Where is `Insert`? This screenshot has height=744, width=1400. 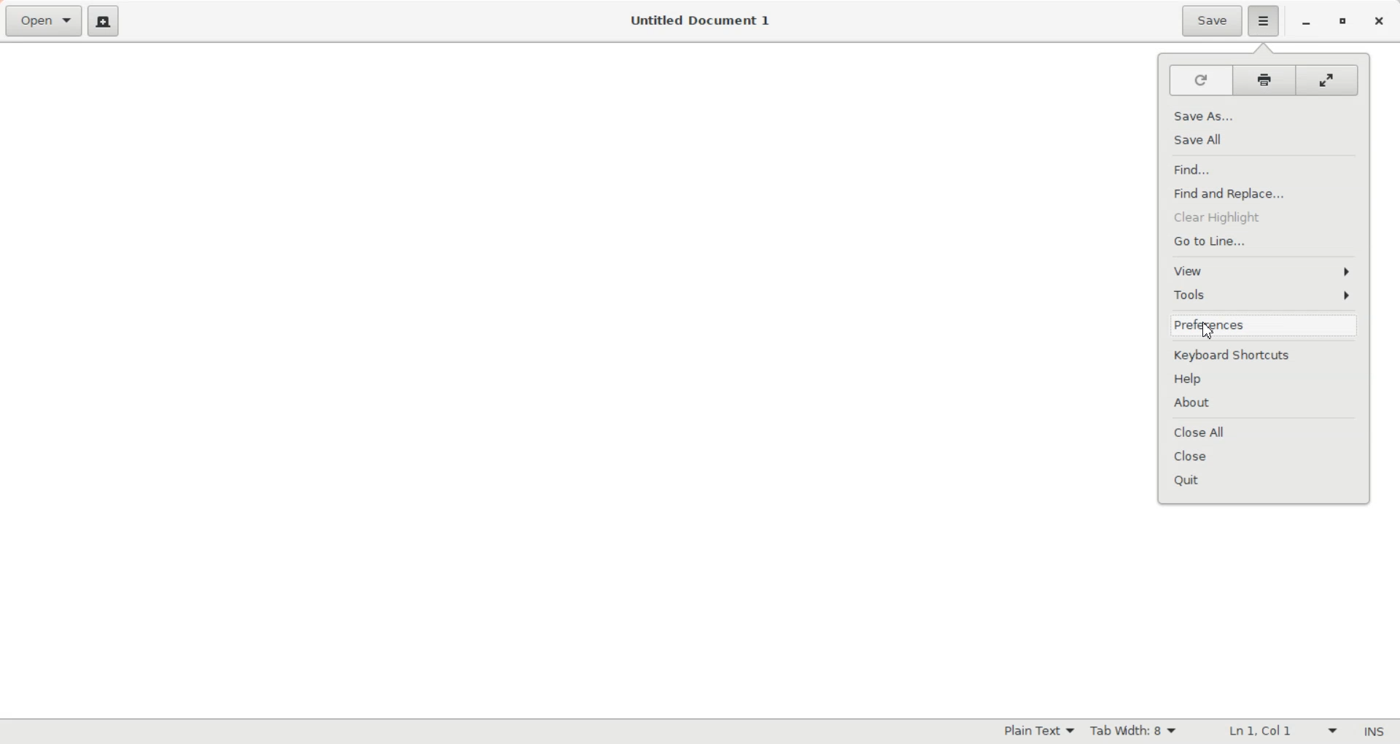
Insert is located at coordinates (1369, 732).